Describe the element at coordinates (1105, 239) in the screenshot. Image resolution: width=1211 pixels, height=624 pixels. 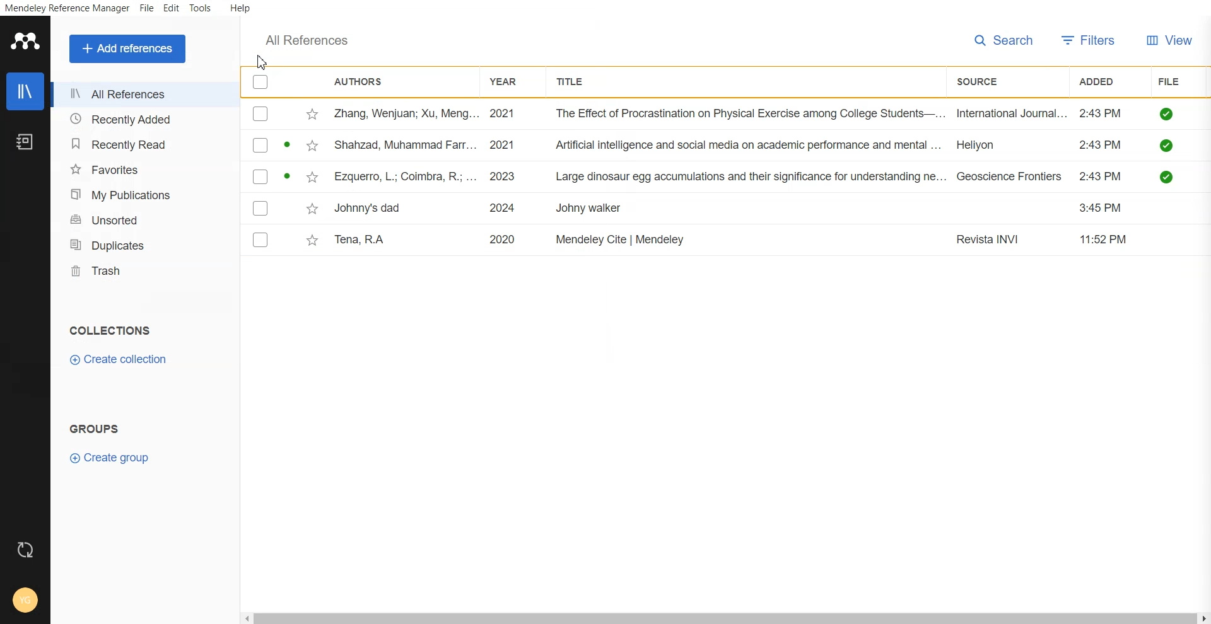
I see `11:52 PM` at that location.